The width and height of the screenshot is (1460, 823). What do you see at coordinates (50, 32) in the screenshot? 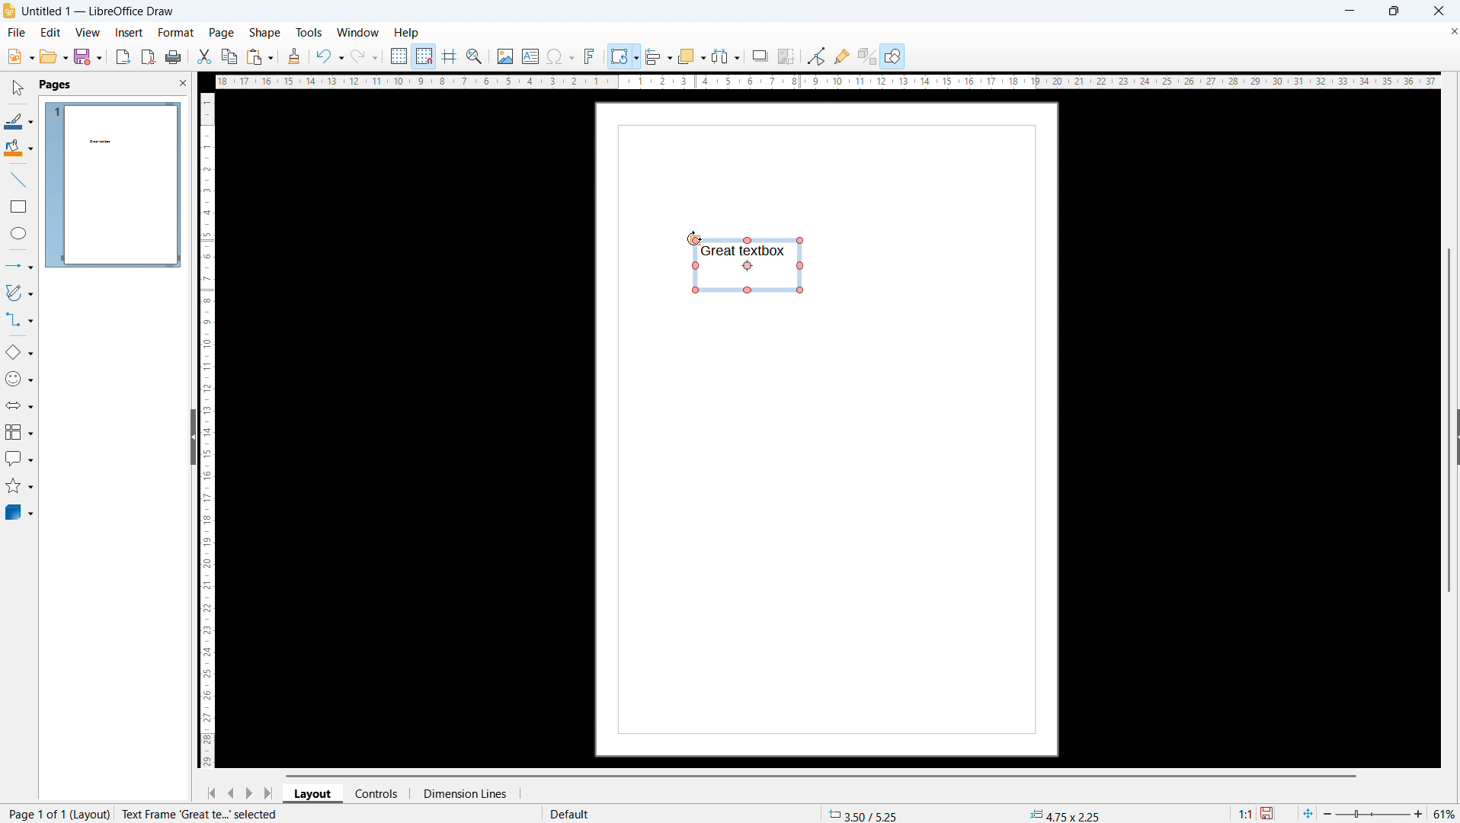
I see `edit` at bounding box center [50, 32].